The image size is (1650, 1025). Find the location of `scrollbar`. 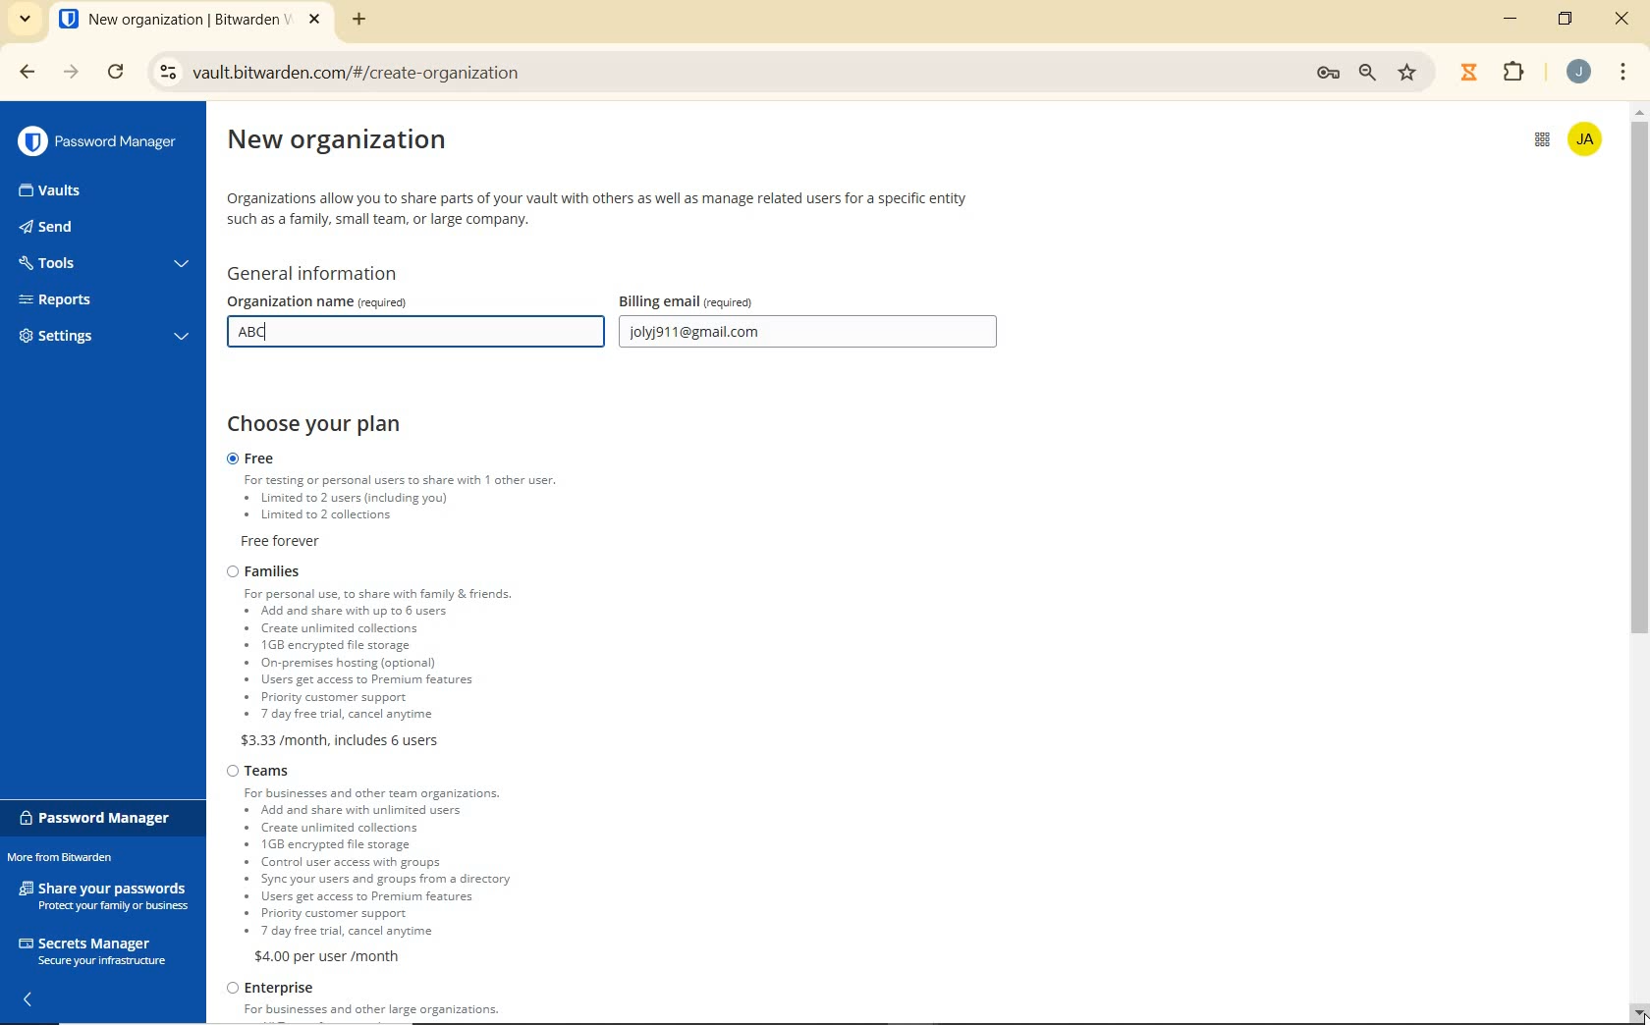

scrollbar is located at coordinates (1640, 561).